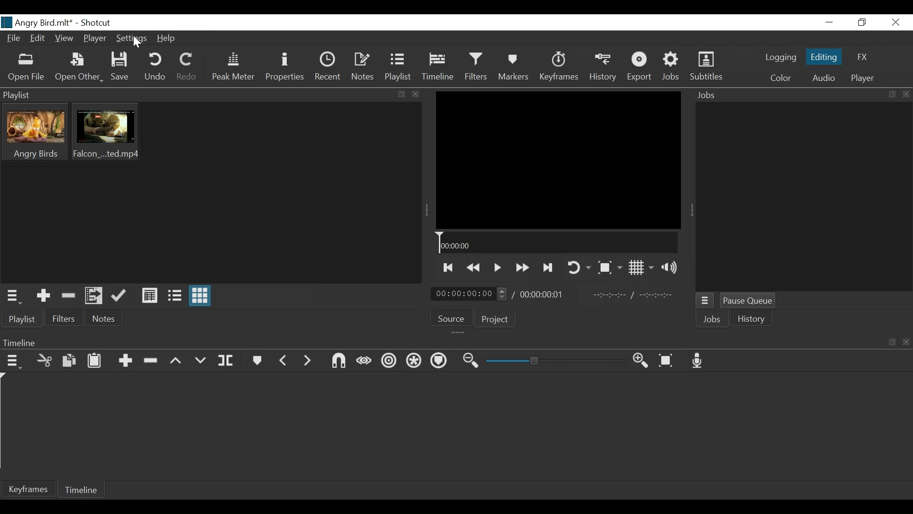  Describe the element at coordinates (309, 361) in the screenshot. I see `Next Marker` at that location.